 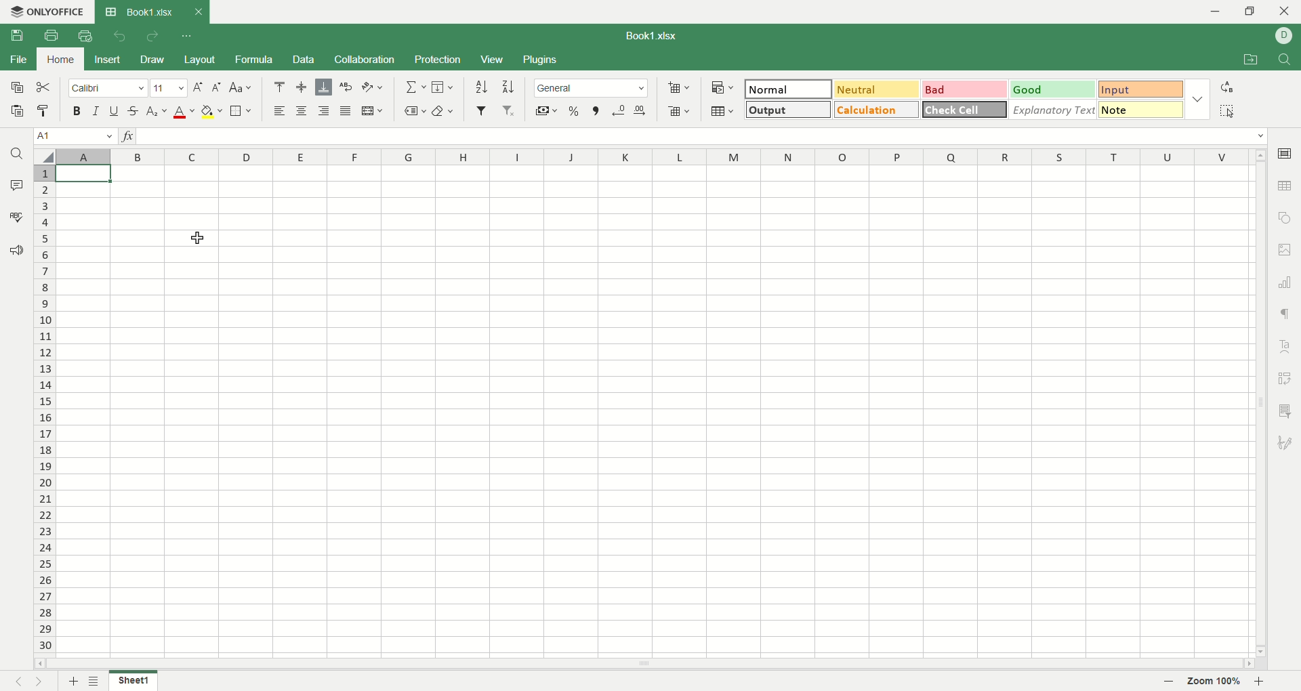 What do you see at coordinates (304, 112) in the screenshot?
I see `align center` at bounding box center [304, 112].